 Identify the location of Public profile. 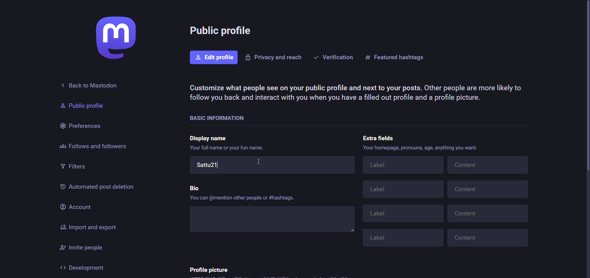
(79, 106).